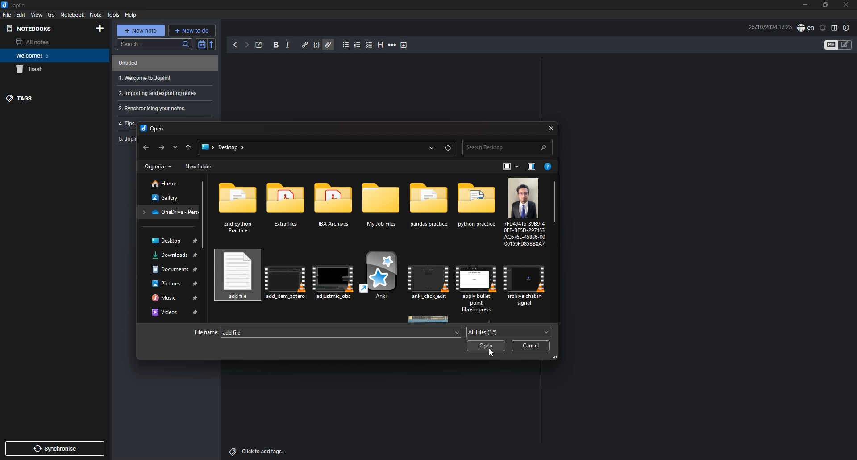 The height and width of the screenshot is (460, 857). Describe the element at coordinates (431, 147) in the screenshot. I see `recent` at that location.